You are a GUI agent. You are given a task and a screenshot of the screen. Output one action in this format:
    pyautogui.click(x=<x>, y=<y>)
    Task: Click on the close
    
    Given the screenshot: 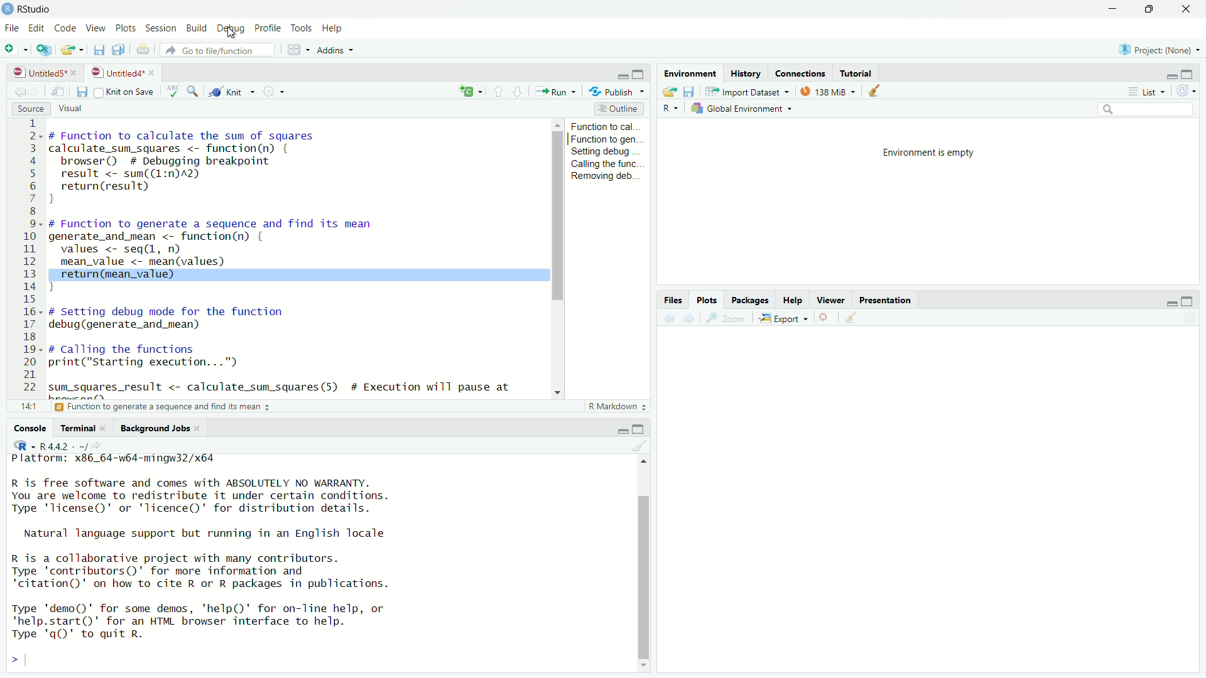 What is the action you would take?
    pyautogui.click(x=155, y=73)
    